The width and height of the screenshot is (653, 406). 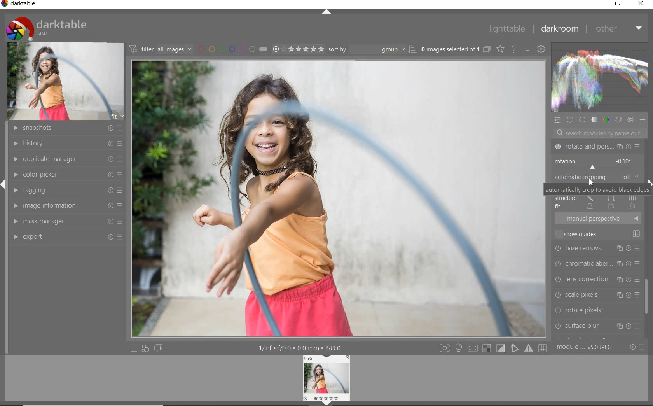 What do you see at coordinates (595, 198) in the screenshot?
I see `STRUCTURE` at bounding box center [595, 198].